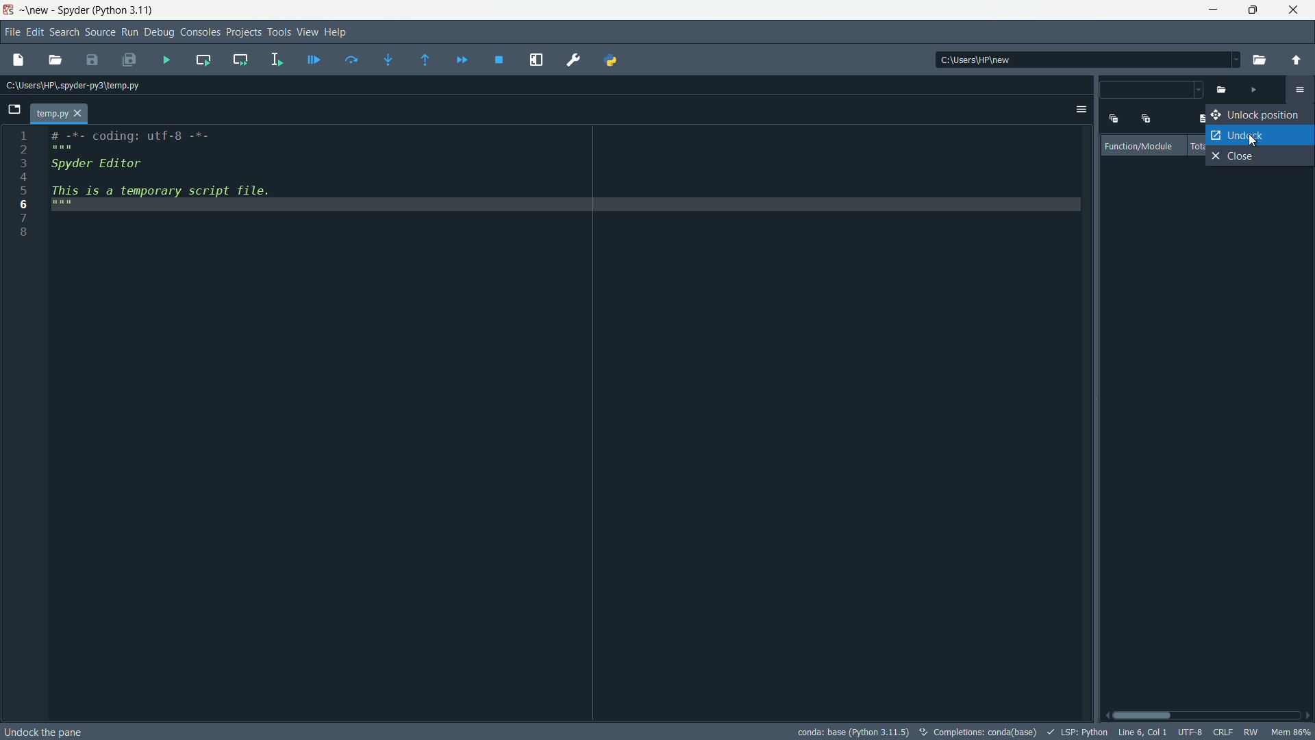 The image size is (1315, 740). What do you see at coordinates (203, 61) in the screenshot?
I see `run current cell` at bounding box center [203, 61].